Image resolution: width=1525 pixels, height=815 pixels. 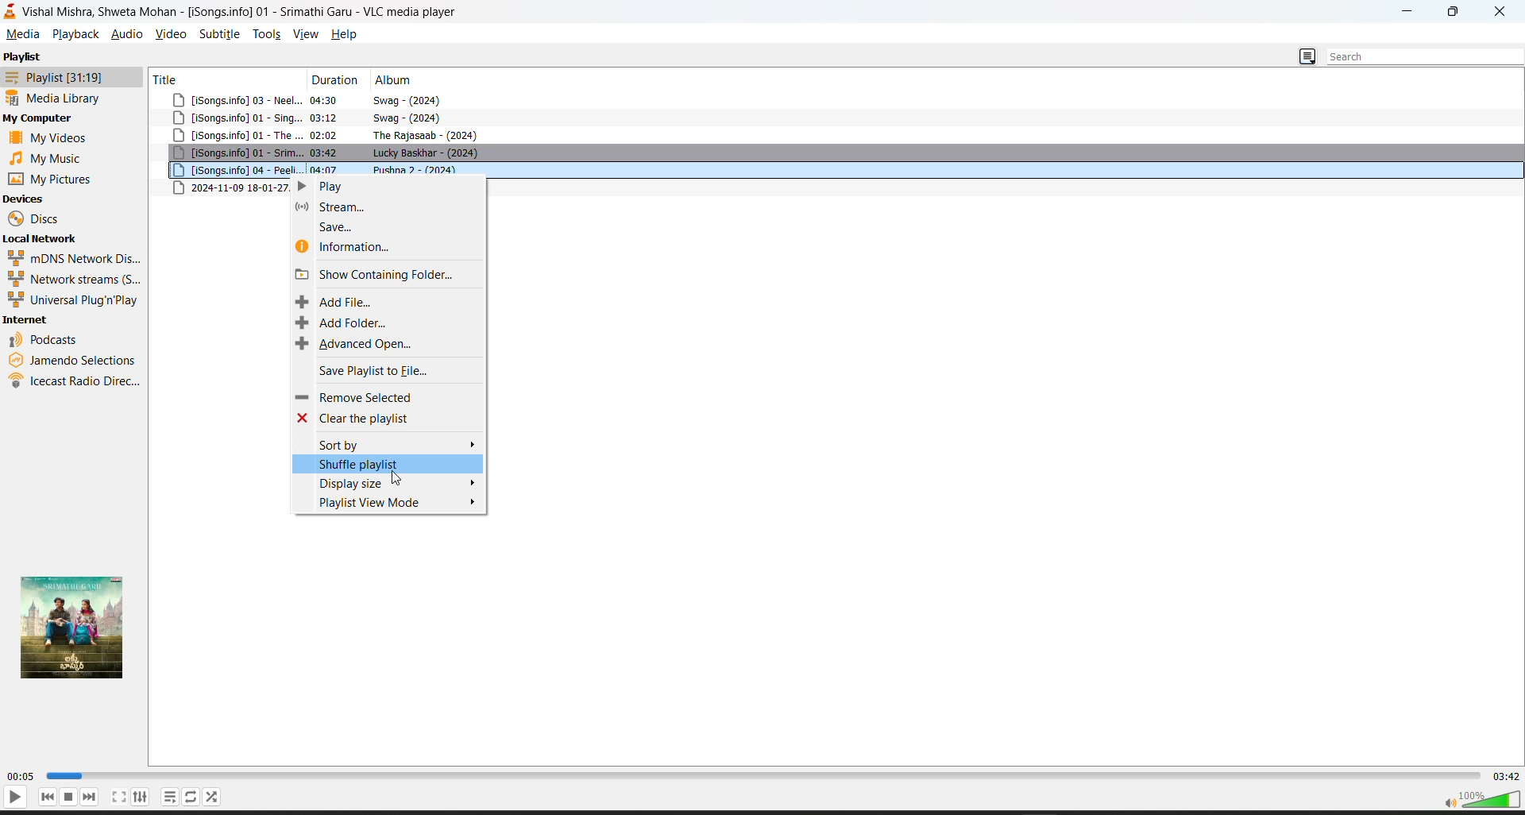 What do you see at coordinates (371, 373) in the screenshot?
I see `save playlist to file` at bounding box center [371, 373].